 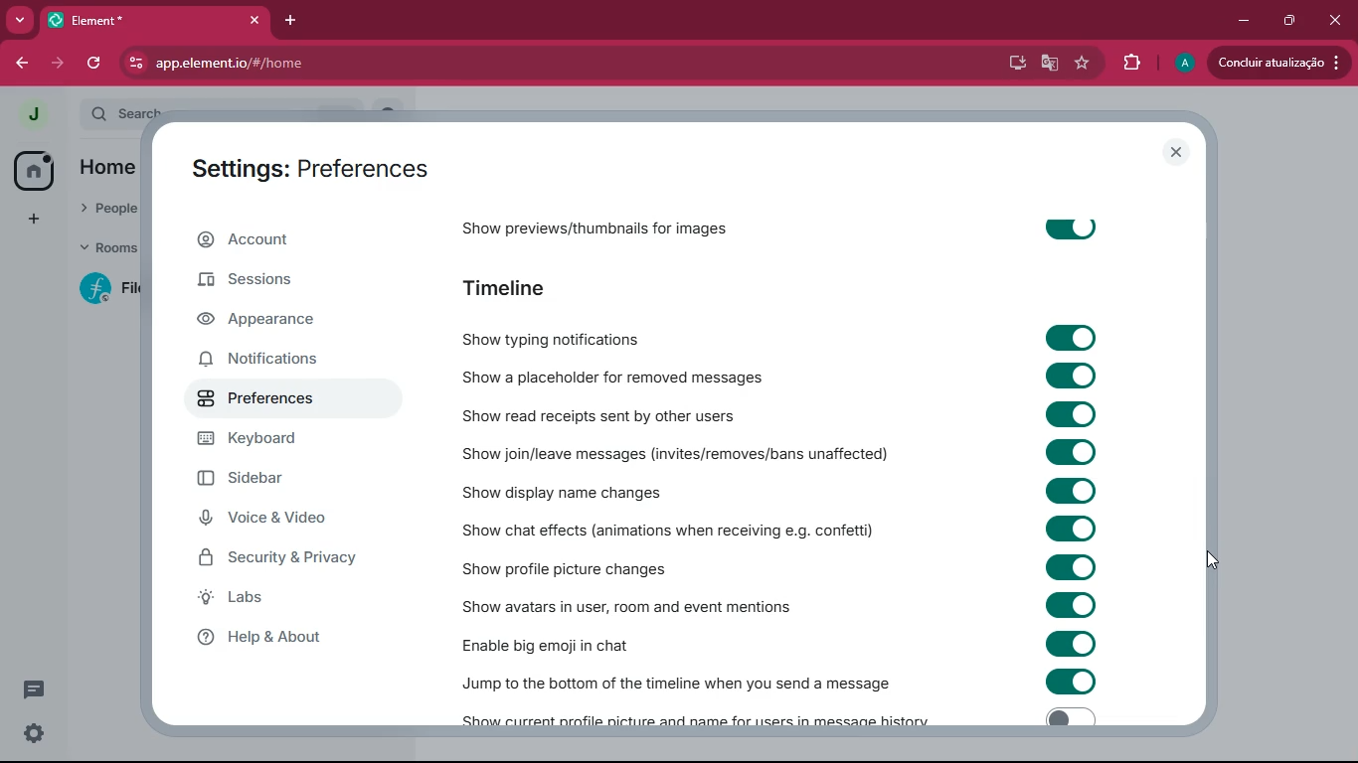 What do you see at coordinates (1071, 414) in the screenshot?
I see `toggle on ` at bounding box center [1071, 414].